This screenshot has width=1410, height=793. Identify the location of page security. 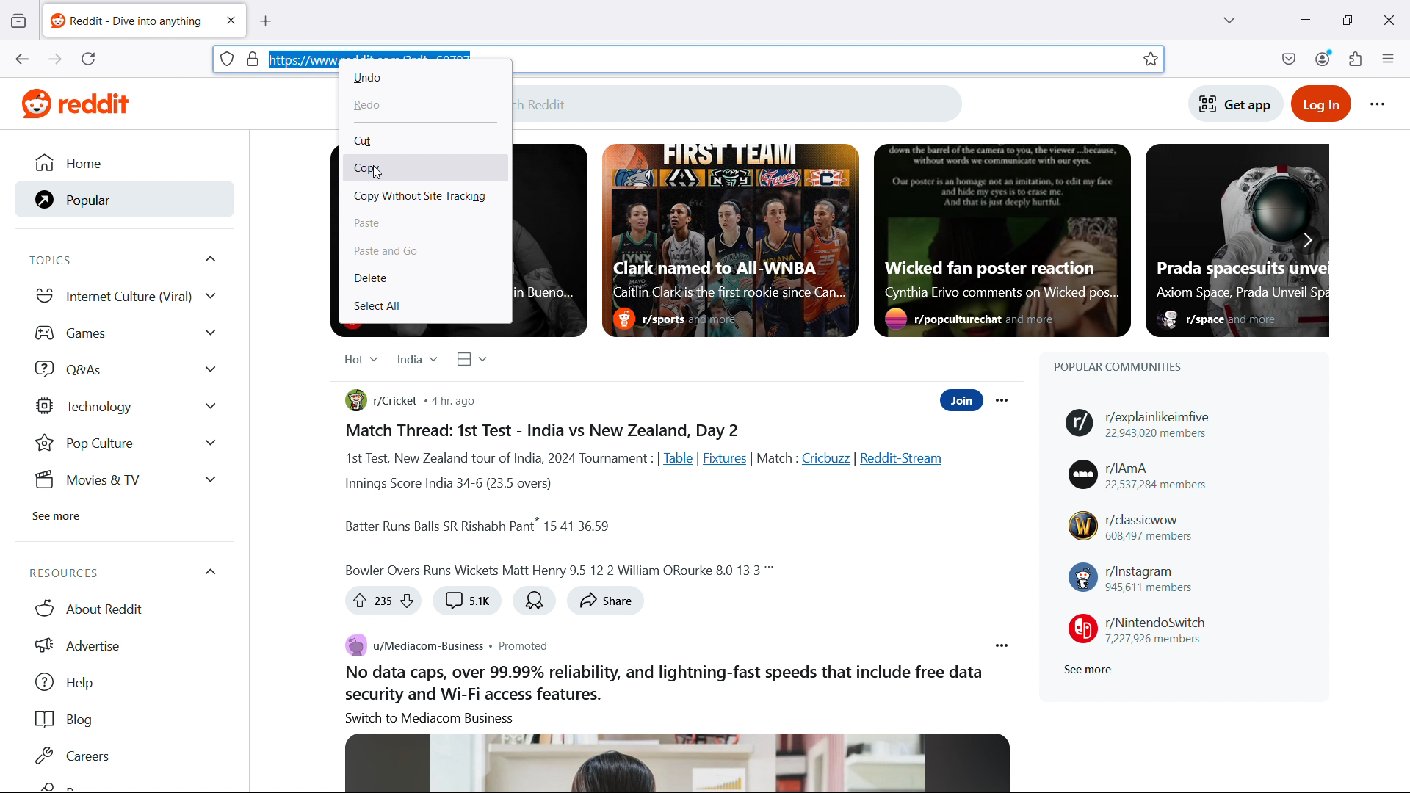
(253, 58).